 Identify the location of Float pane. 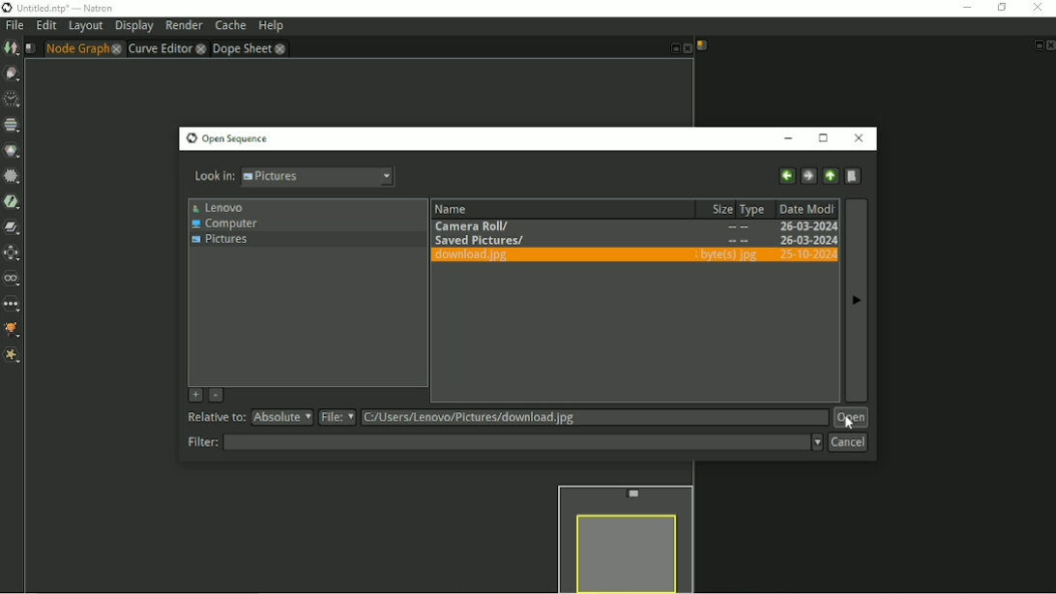
(671, 49).